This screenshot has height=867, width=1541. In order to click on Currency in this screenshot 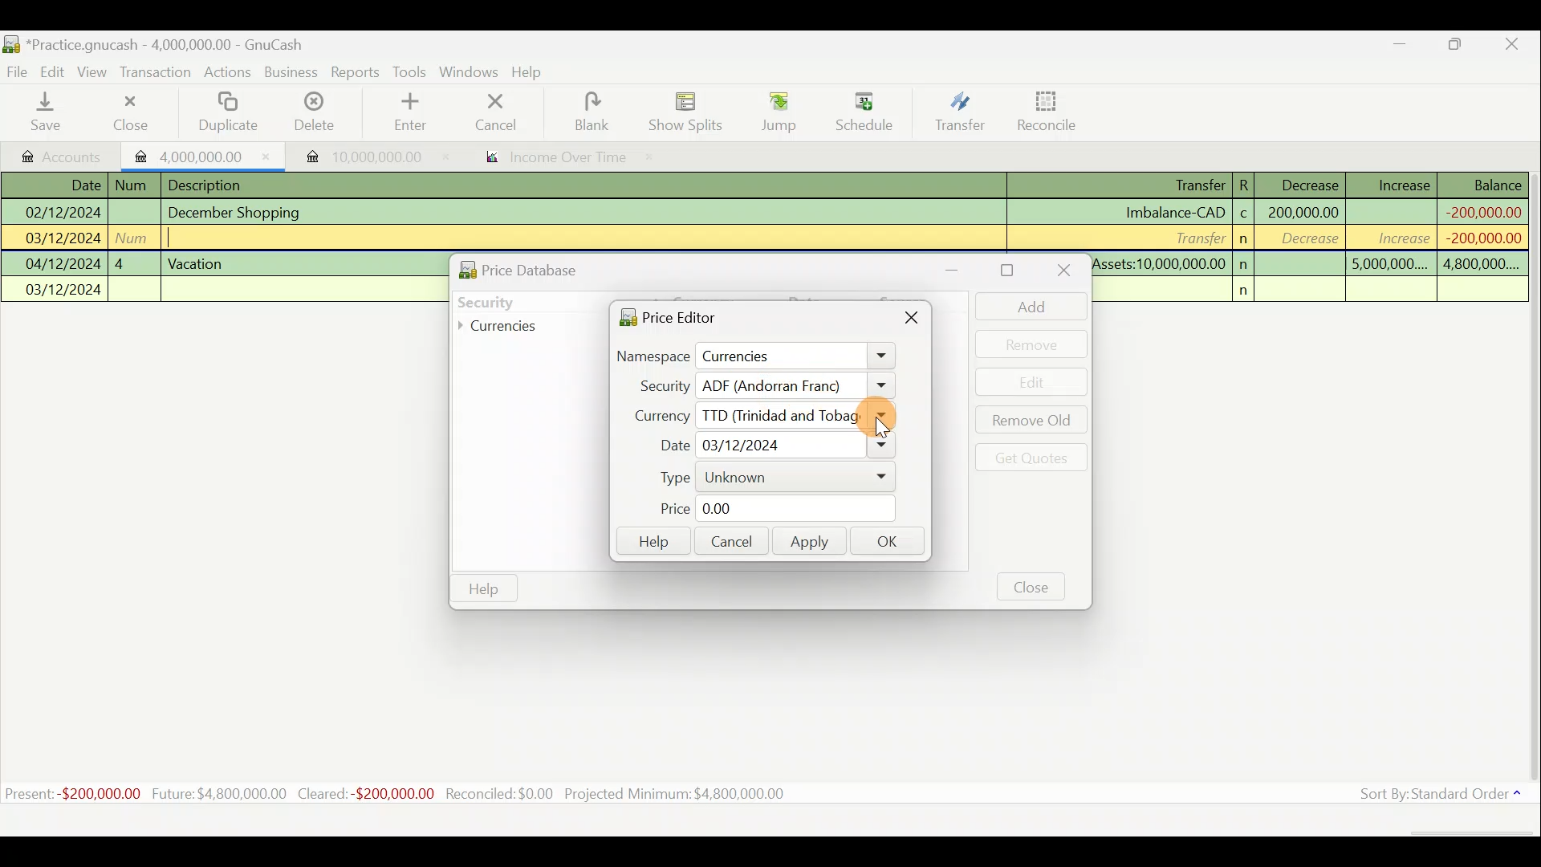, I will do `click(653, 413)`.